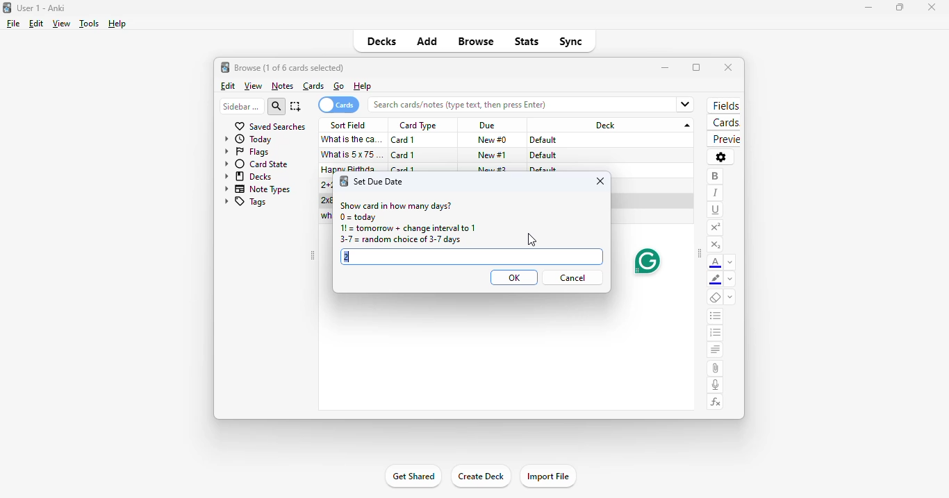 Image resolution: width=949 pixels, height=498 pixels. Describe the element at coordinates (290, 67) in the screenshot. I see `browse (1 of 6 cards selected)` at that location.